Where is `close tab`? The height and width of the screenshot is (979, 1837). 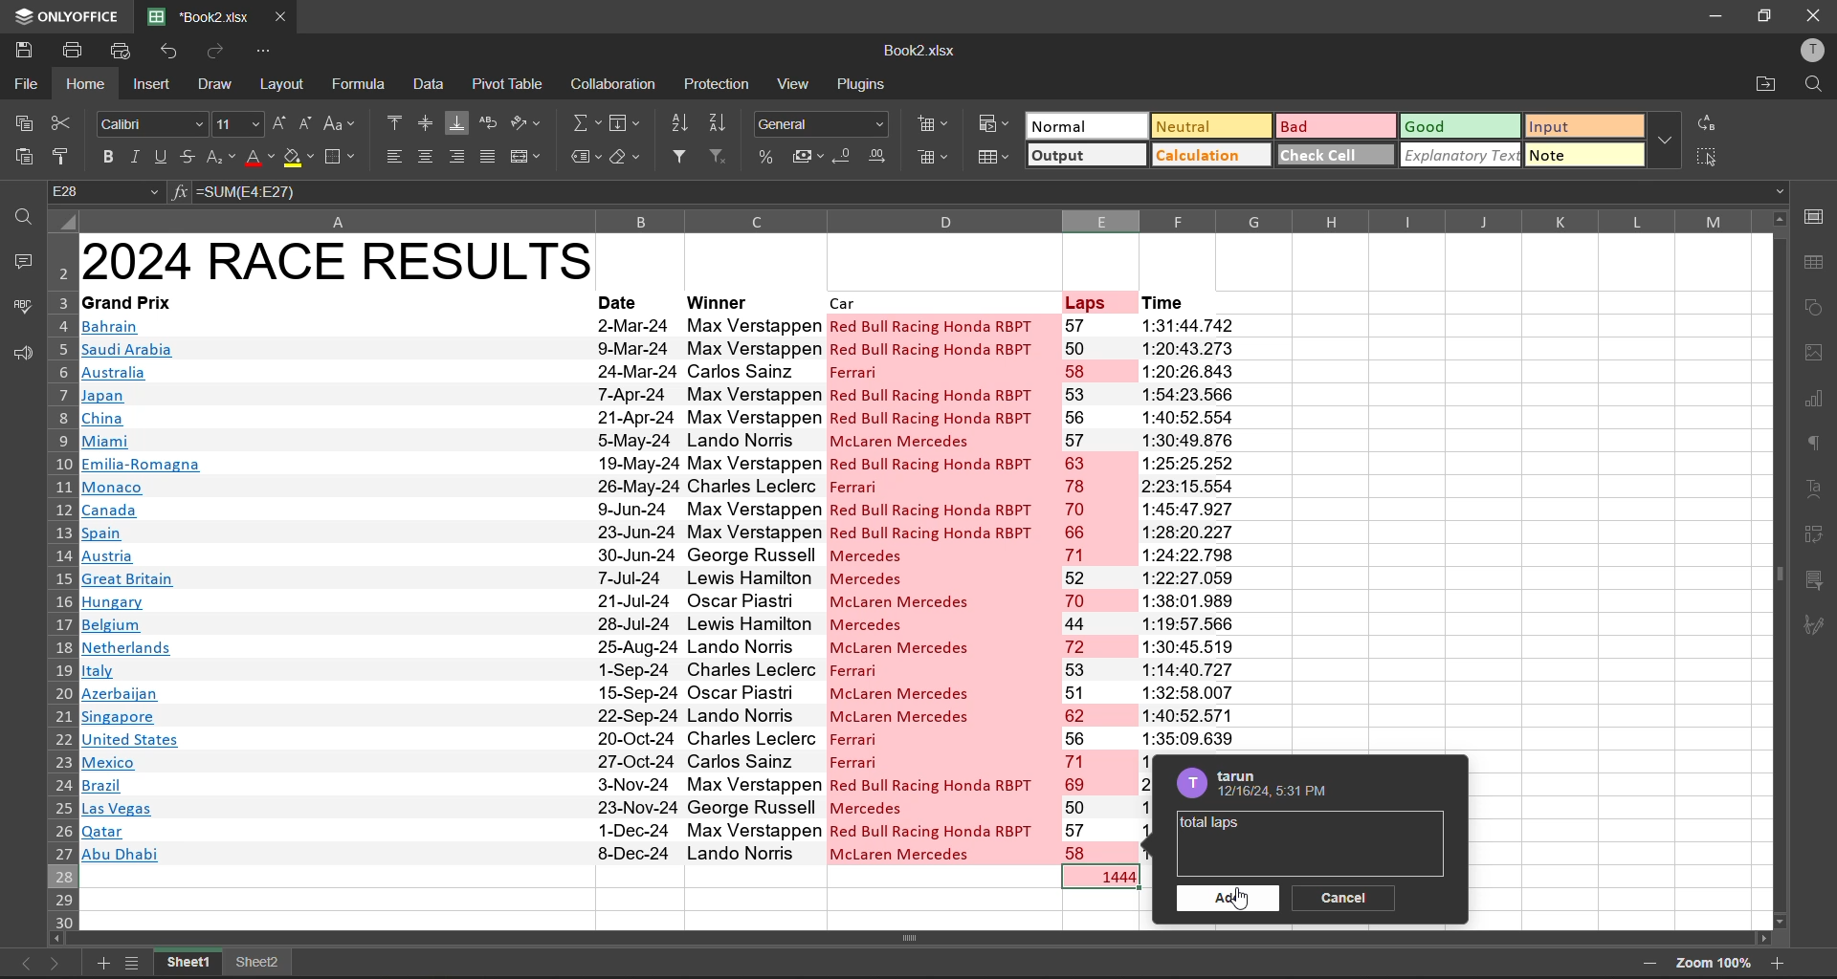
close tab is located at coordinates (289, 16).